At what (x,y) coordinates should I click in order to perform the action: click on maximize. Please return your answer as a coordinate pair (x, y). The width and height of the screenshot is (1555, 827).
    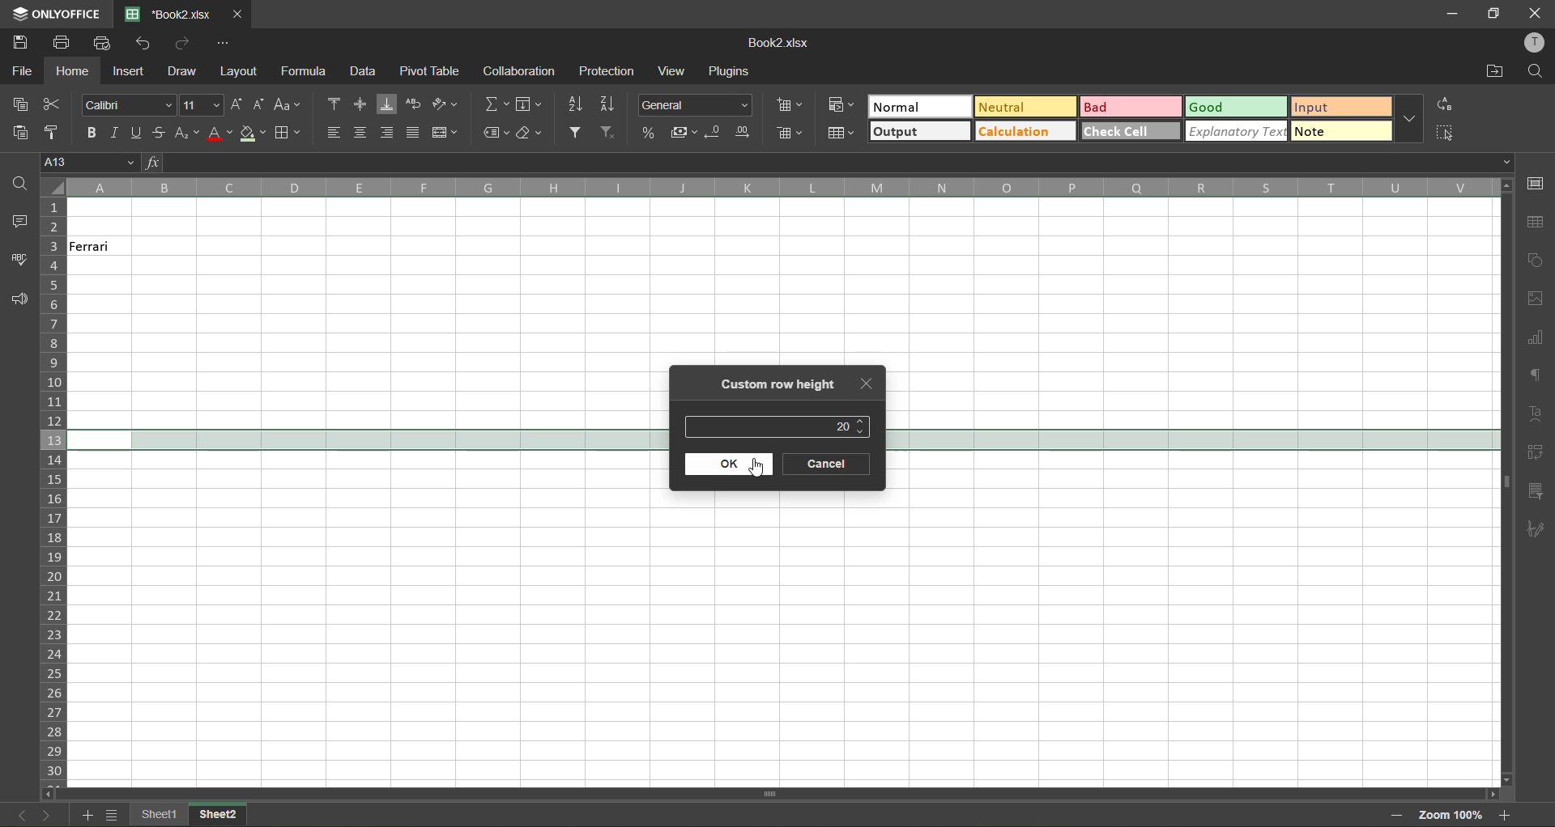
    Looking at the image, I should click on (1496, 13).